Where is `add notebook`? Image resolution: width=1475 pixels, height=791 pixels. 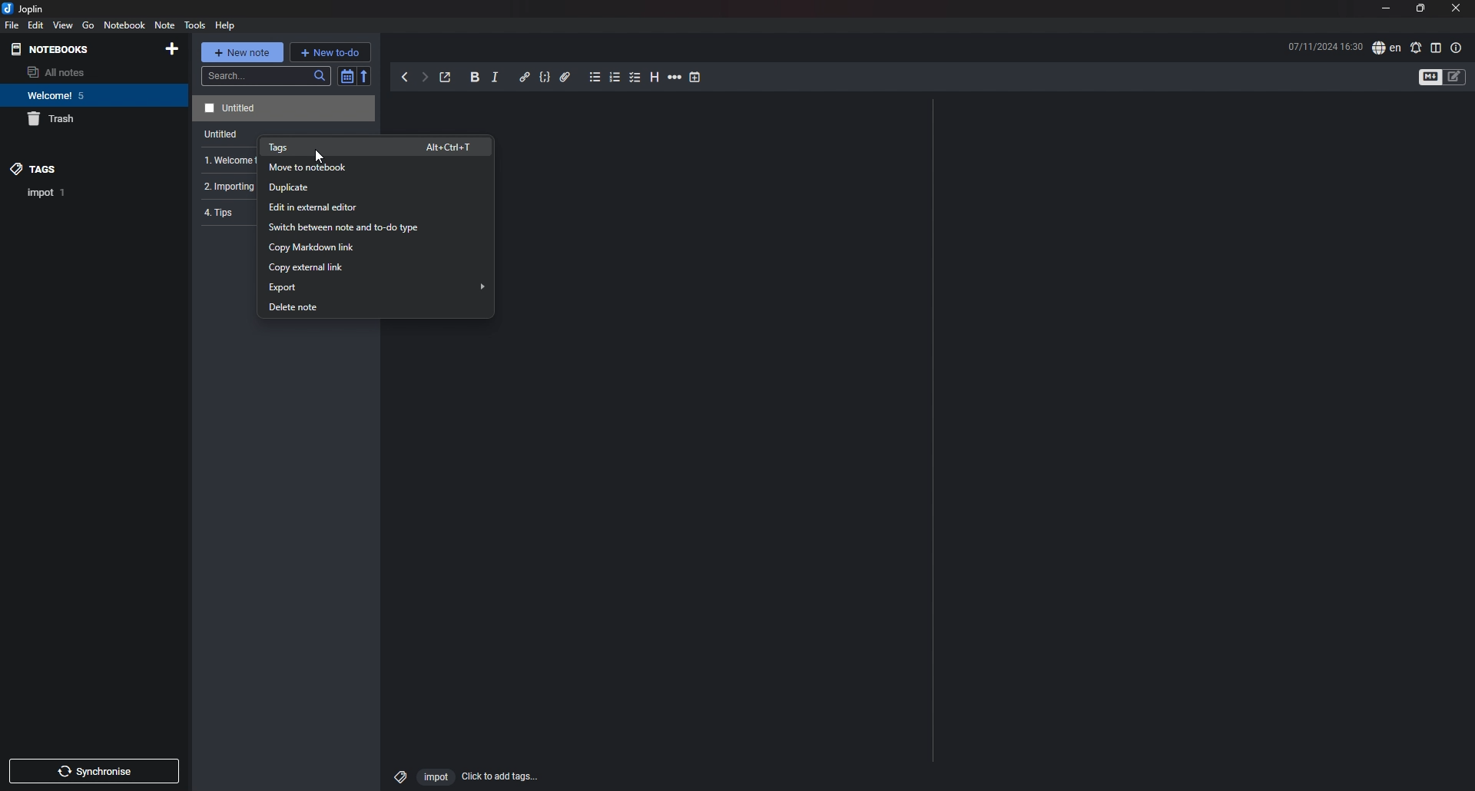 add notebook is located at coordinates (172, 49).